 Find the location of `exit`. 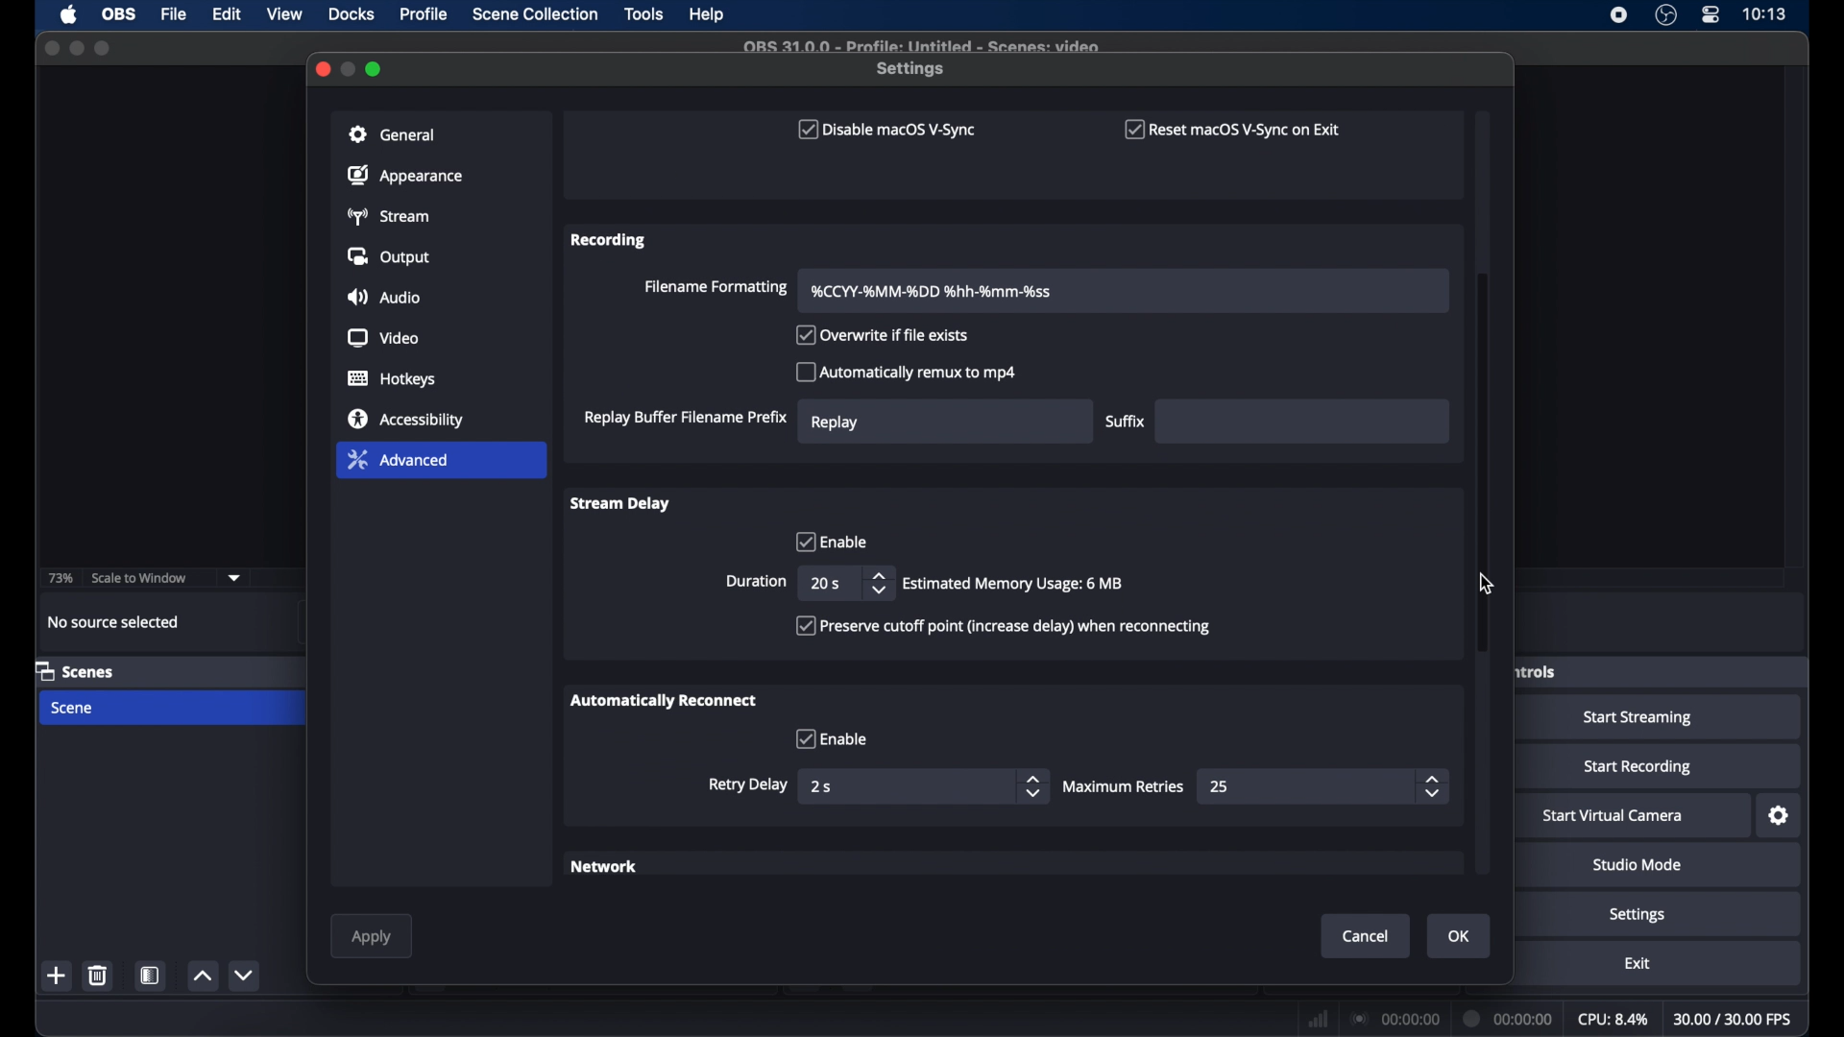

exit is located at coordinates (1638, 964).